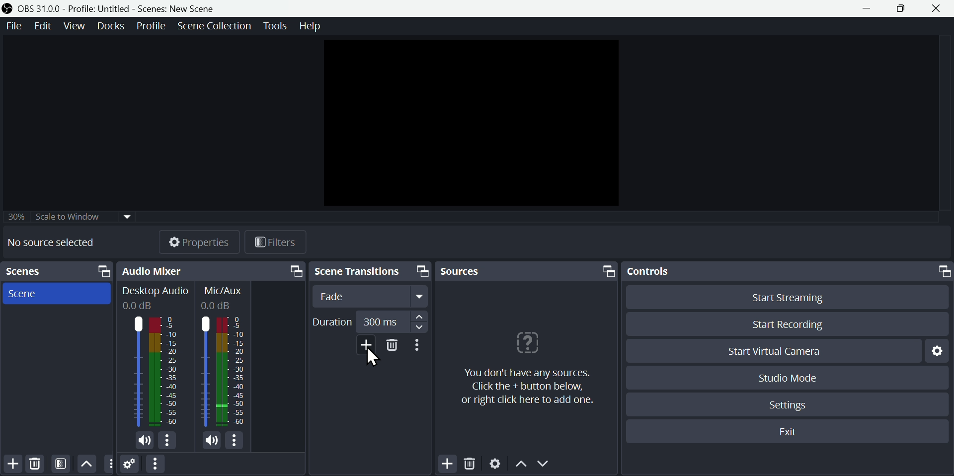  I want to click on Settings, so click(495, 465).